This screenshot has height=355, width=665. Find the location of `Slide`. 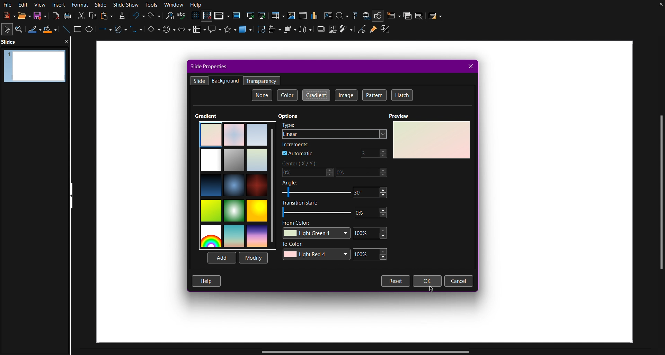

Slide is located at coordinates (101, 5).